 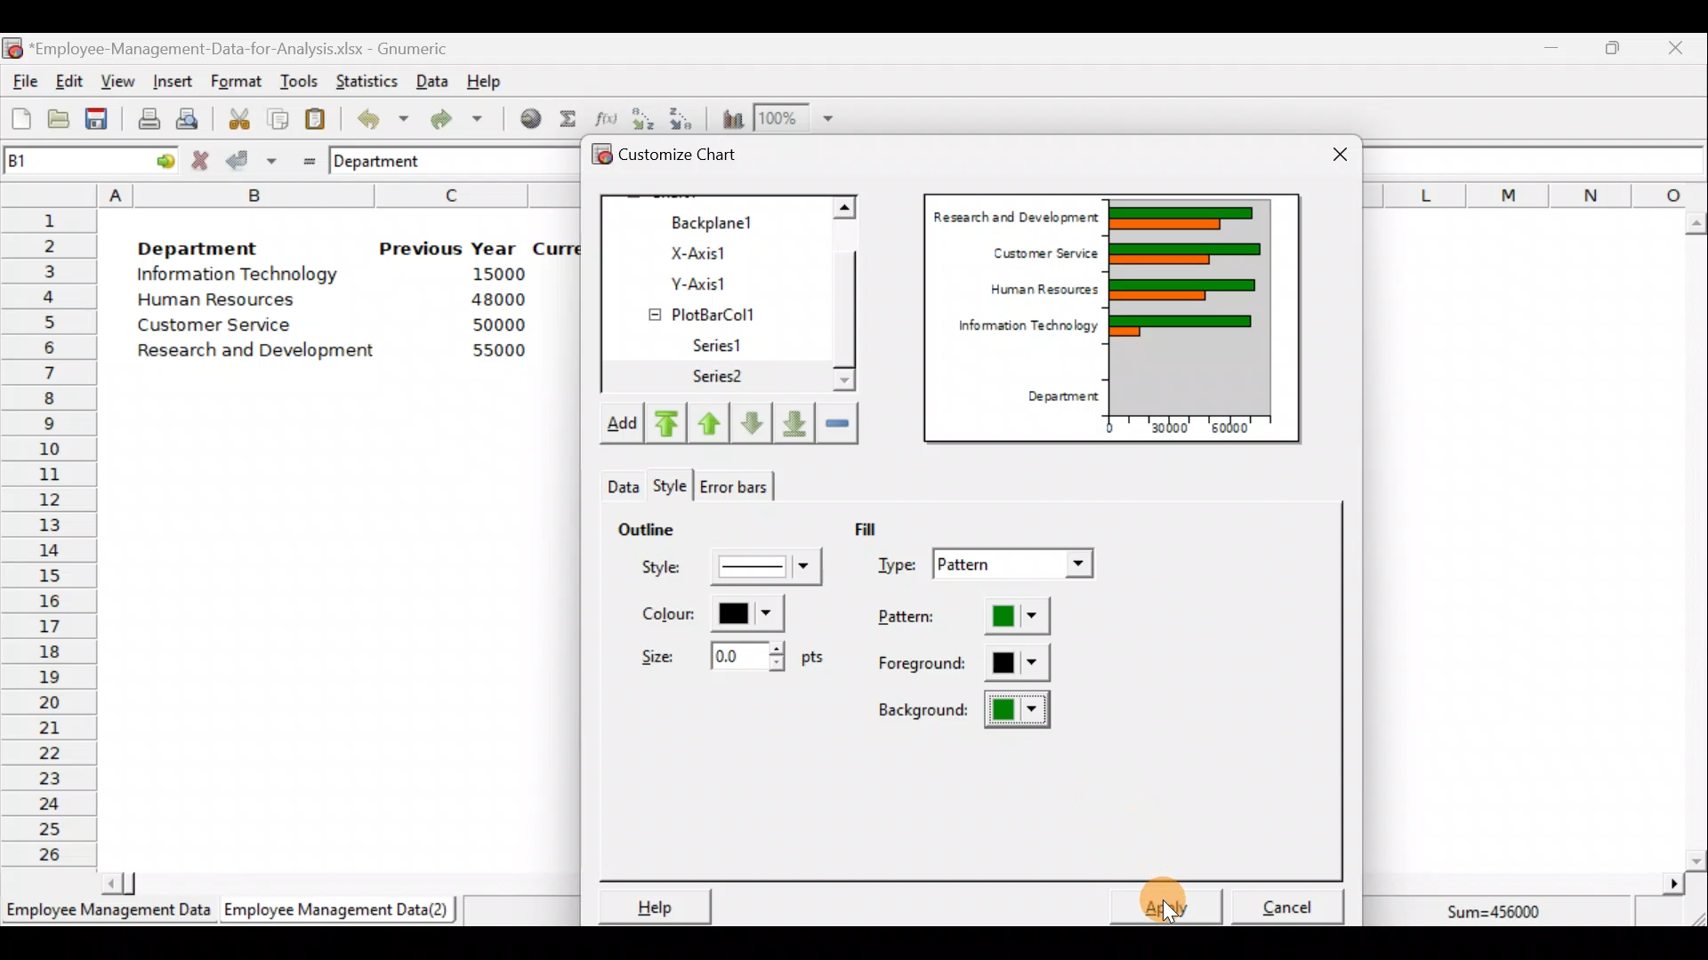 What do you see at coordinates (197, 244) in the screenshot?
I see `Department` at bounding box center [197, 244].